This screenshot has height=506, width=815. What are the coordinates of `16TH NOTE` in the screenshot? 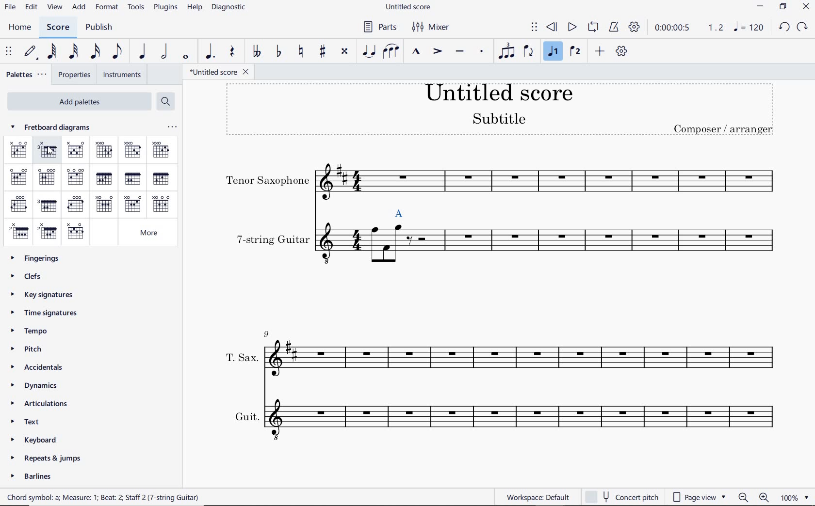 It's located at (94, 52).